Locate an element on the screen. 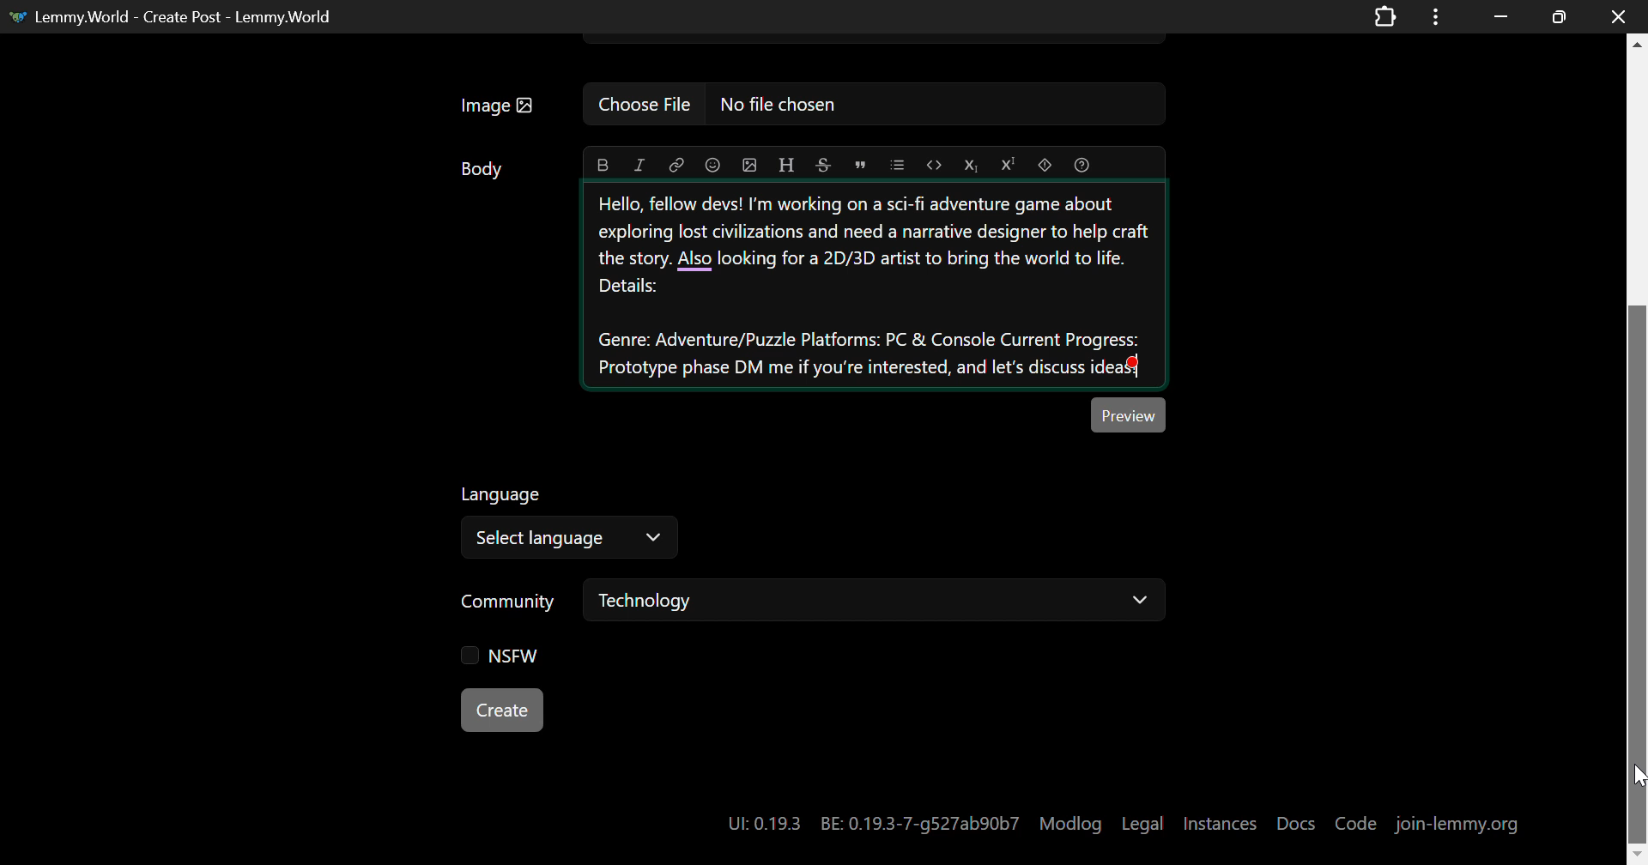 Image resolution: width=1648 pixels, height=865 pixels. code is located at coordinates (936, 165).